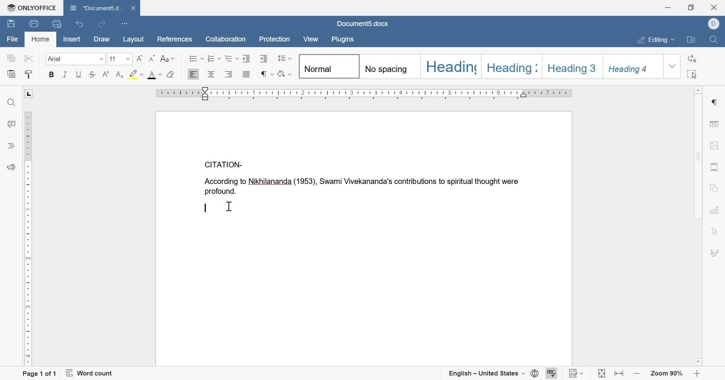 This screenshot has width=725, height=380. I want to click on bold, so click(53, 74).